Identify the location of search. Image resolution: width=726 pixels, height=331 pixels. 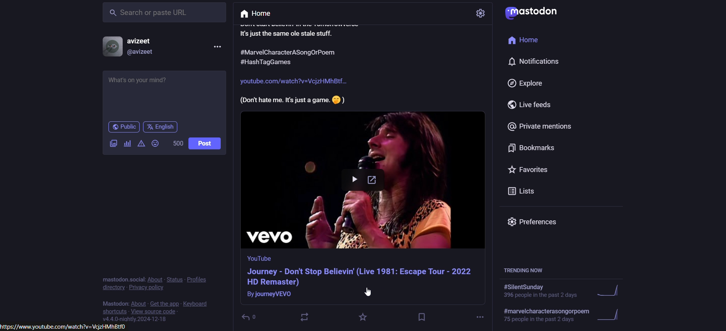
(165, 12).